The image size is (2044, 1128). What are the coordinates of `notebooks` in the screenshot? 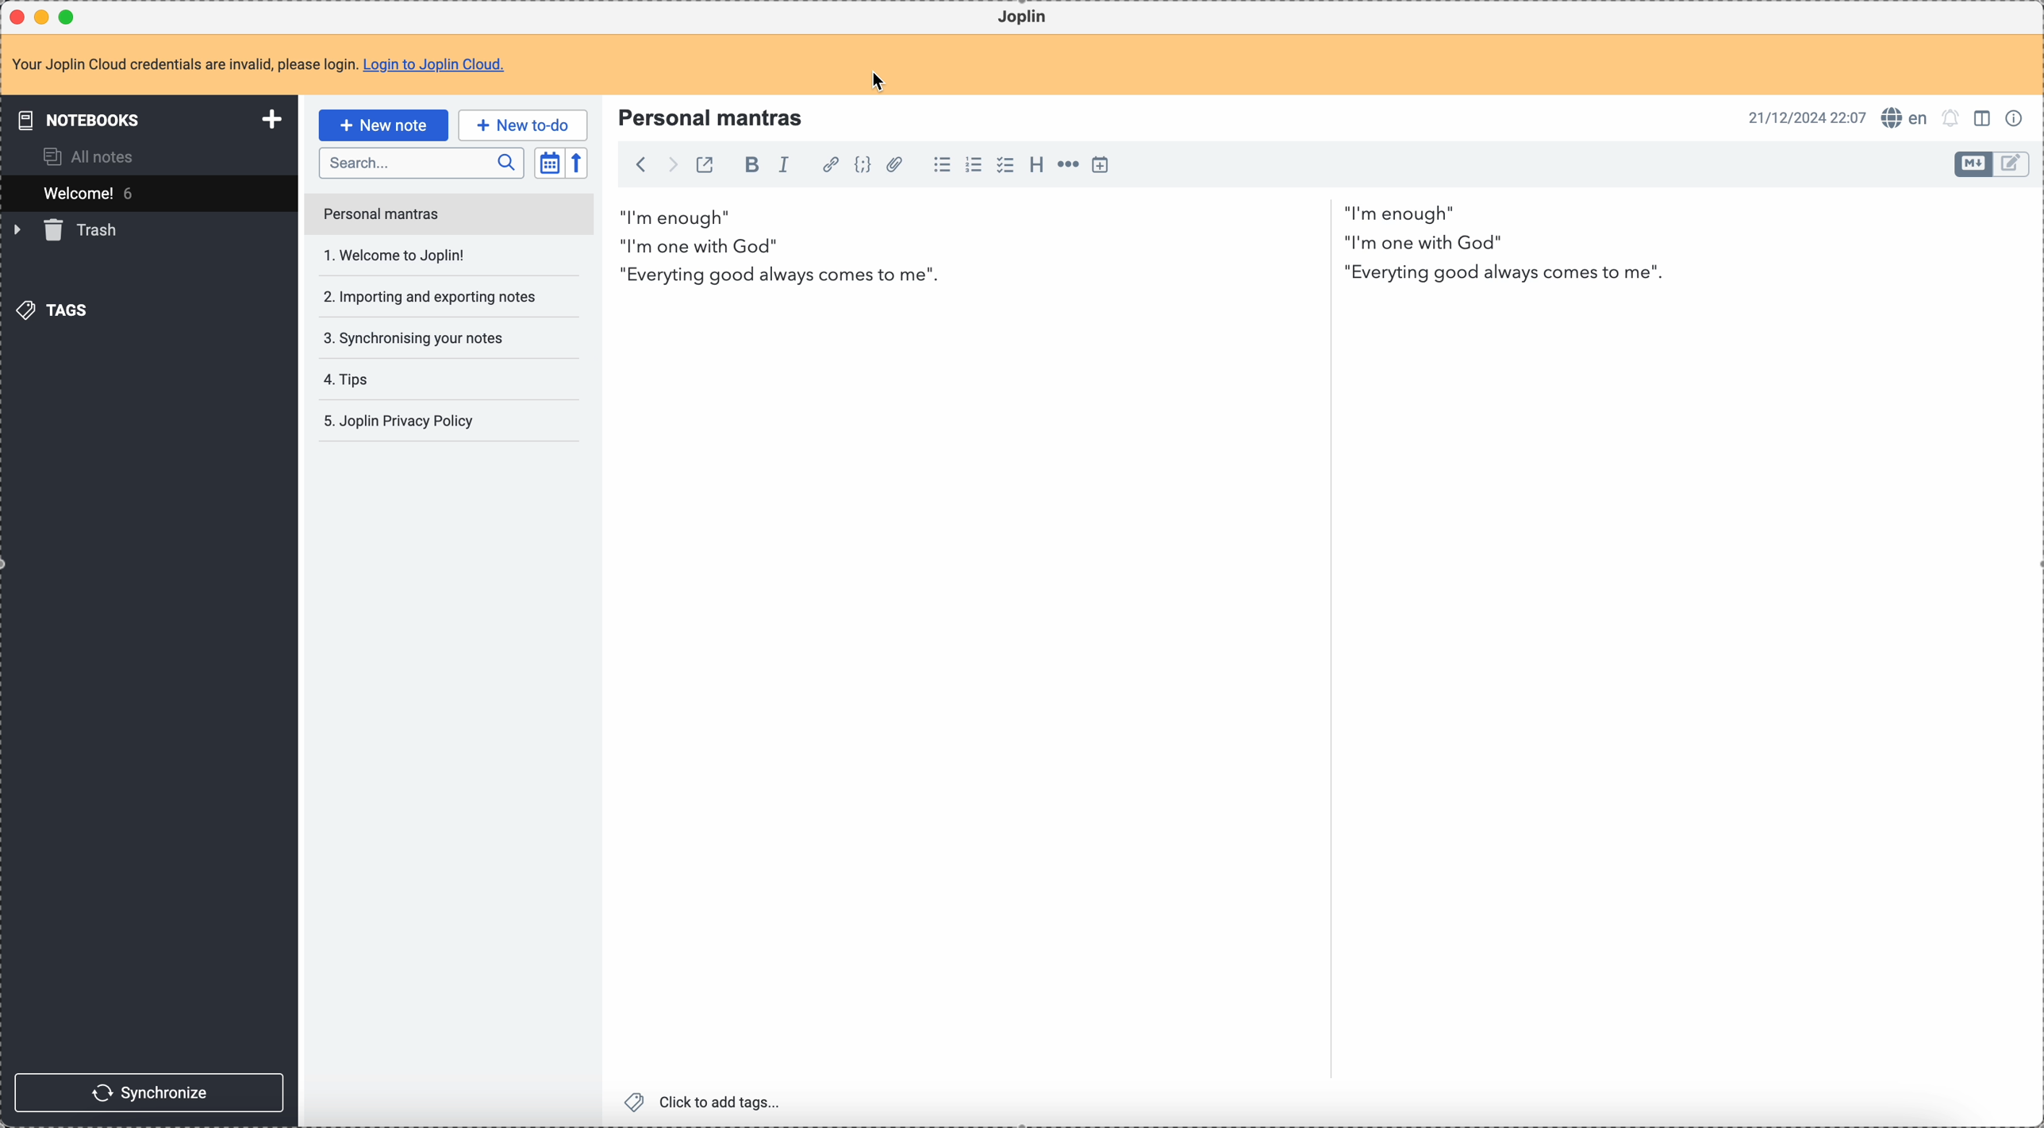 It's located at (148, 117).